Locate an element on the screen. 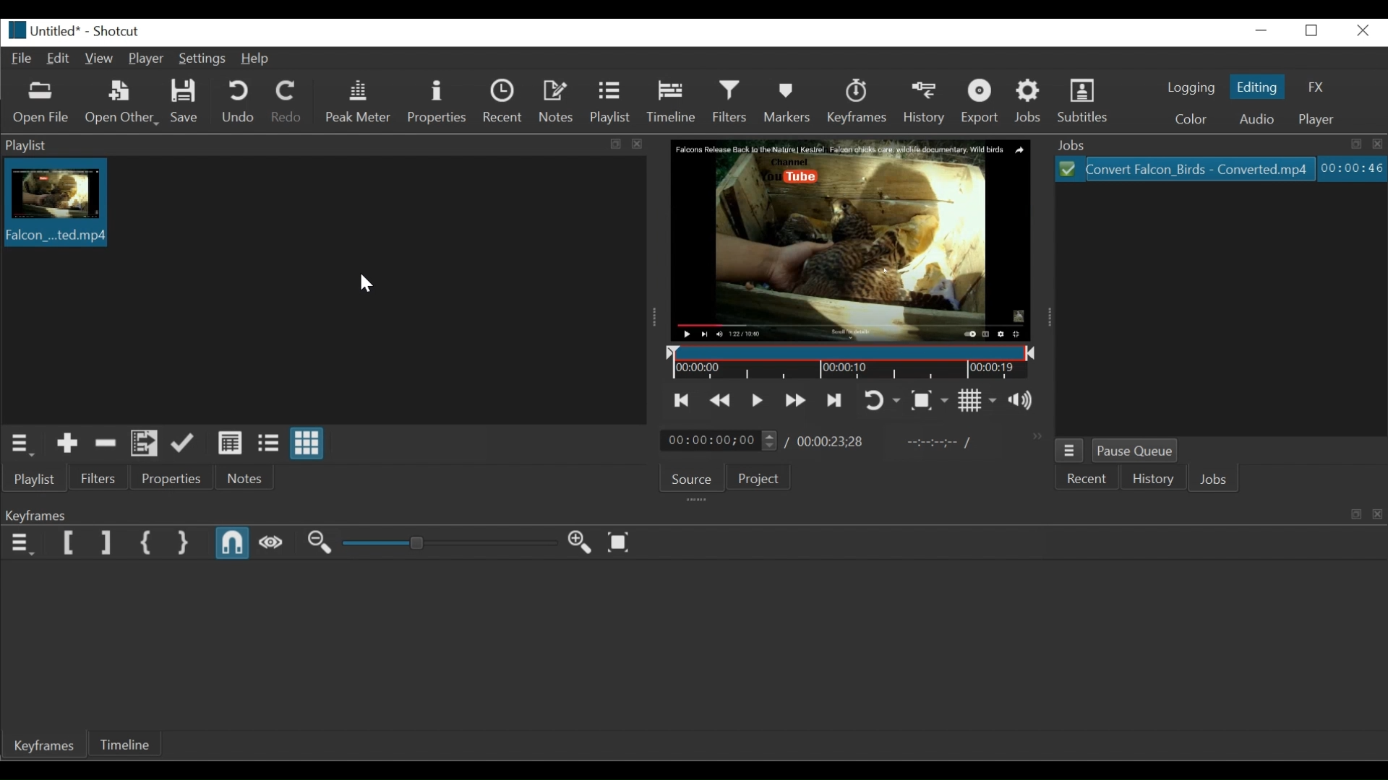 This screenshot has width=1388, height=780. File is located at coordinates (23, 59).